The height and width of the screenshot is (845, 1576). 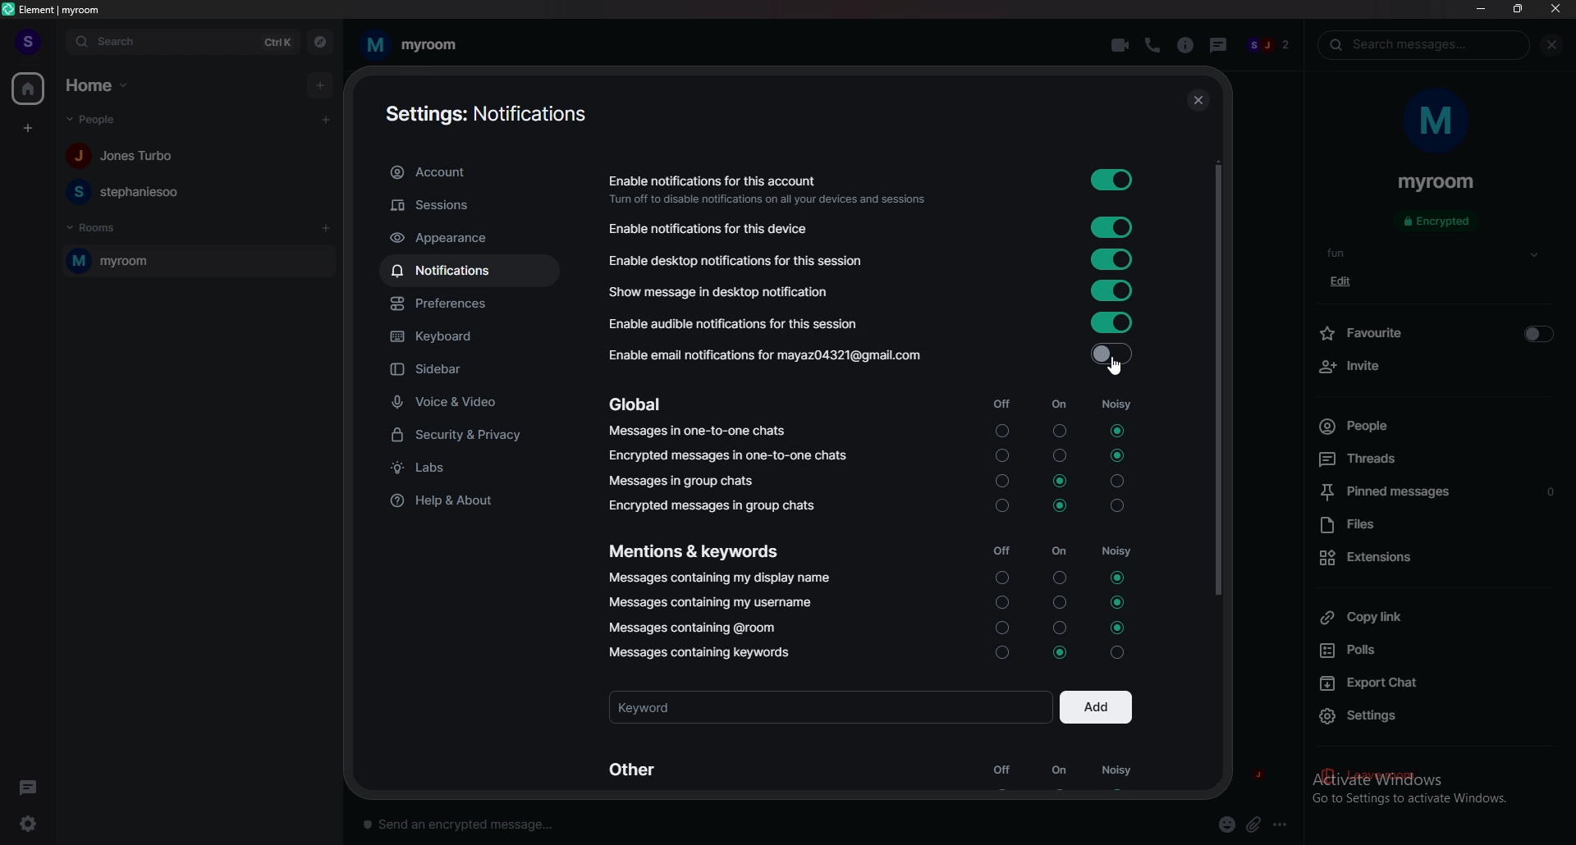 What do you see at coordinates (1184, 45) in the screenshot?
I see `info` at bounding box center [1184, 45].